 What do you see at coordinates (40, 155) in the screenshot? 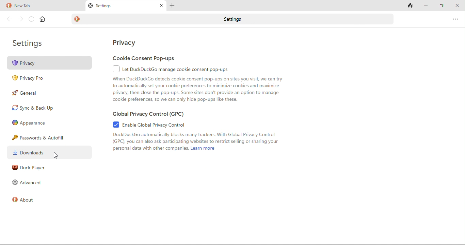
I see `downloads` at bounding box center [40, 155].